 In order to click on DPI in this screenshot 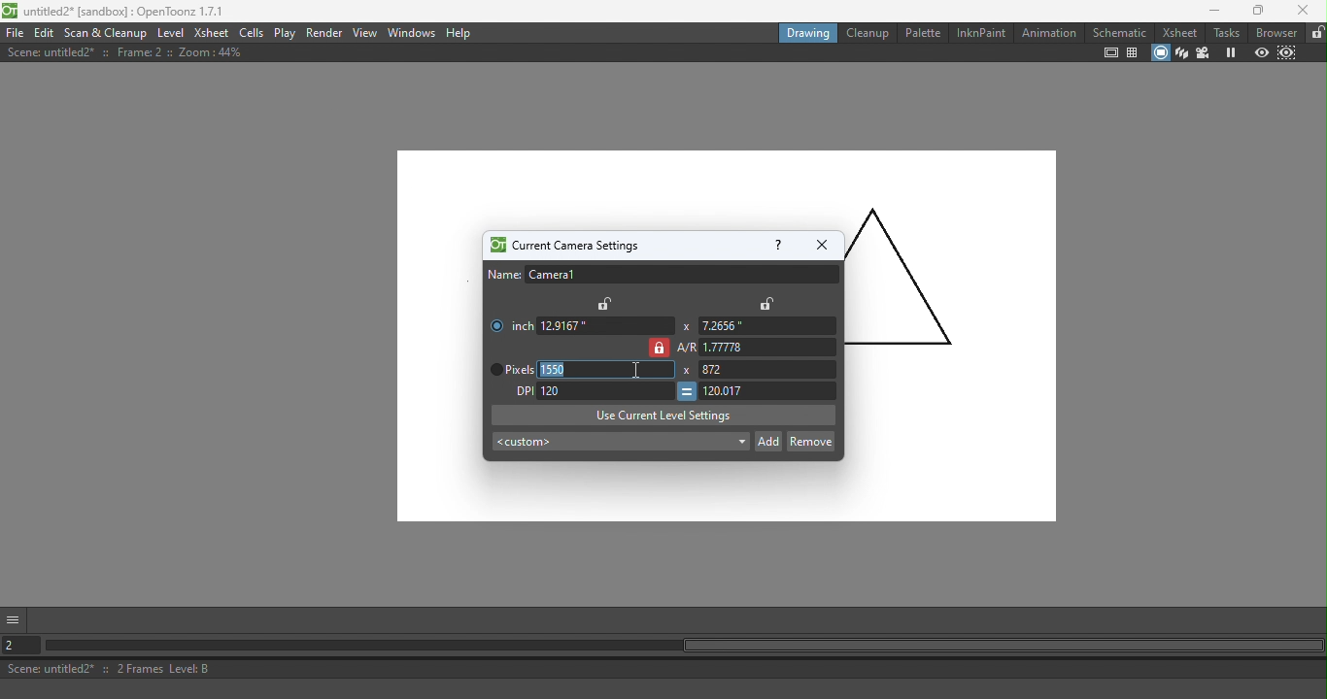, I will do `click(519, 391)`.